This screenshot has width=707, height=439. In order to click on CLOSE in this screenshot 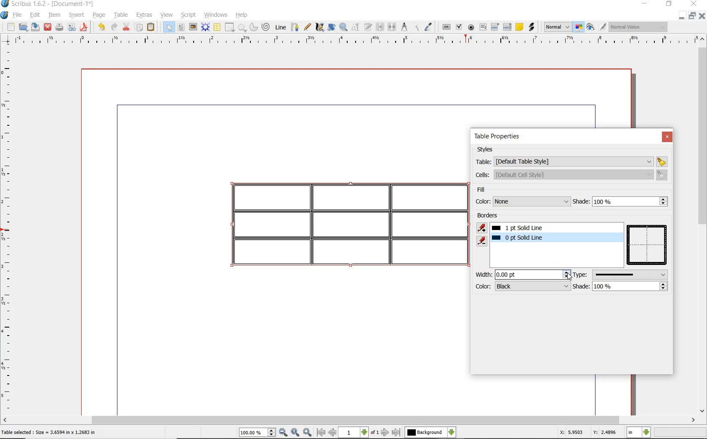, I will do `click(694, 4)`.